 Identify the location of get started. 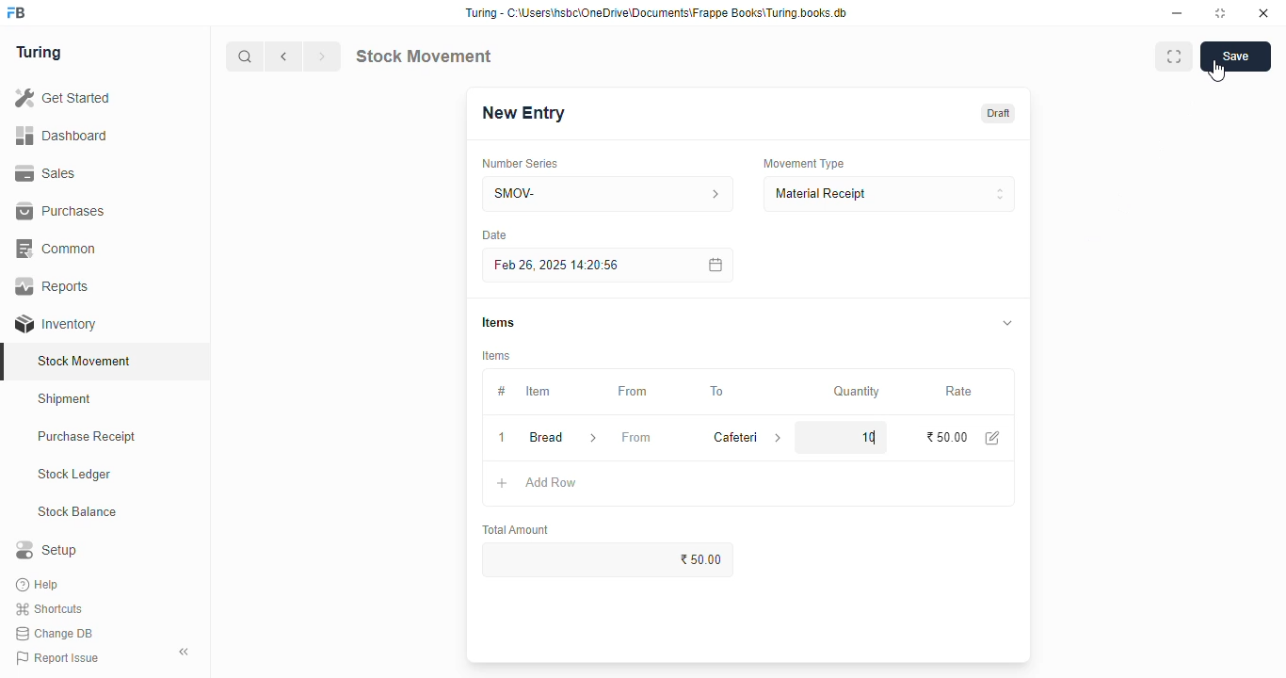
(64, 98).